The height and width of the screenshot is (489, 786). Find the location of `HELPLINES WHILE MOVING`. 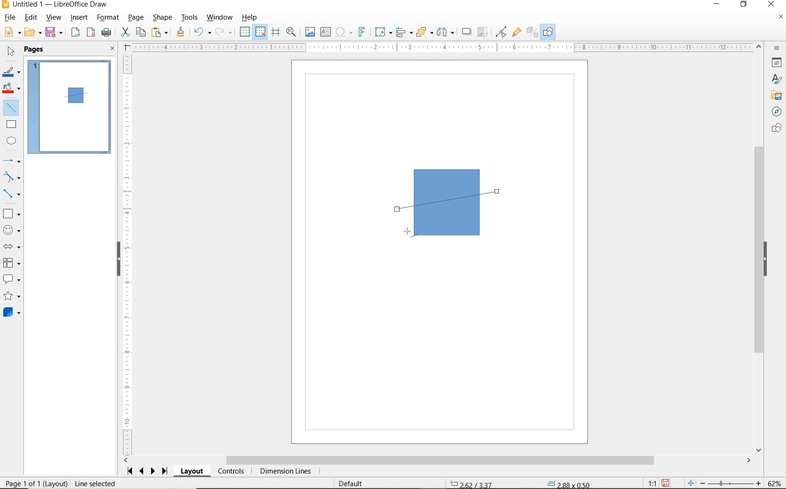

HELPLINES WHILE MOVING is located at coordinates (277, 33).